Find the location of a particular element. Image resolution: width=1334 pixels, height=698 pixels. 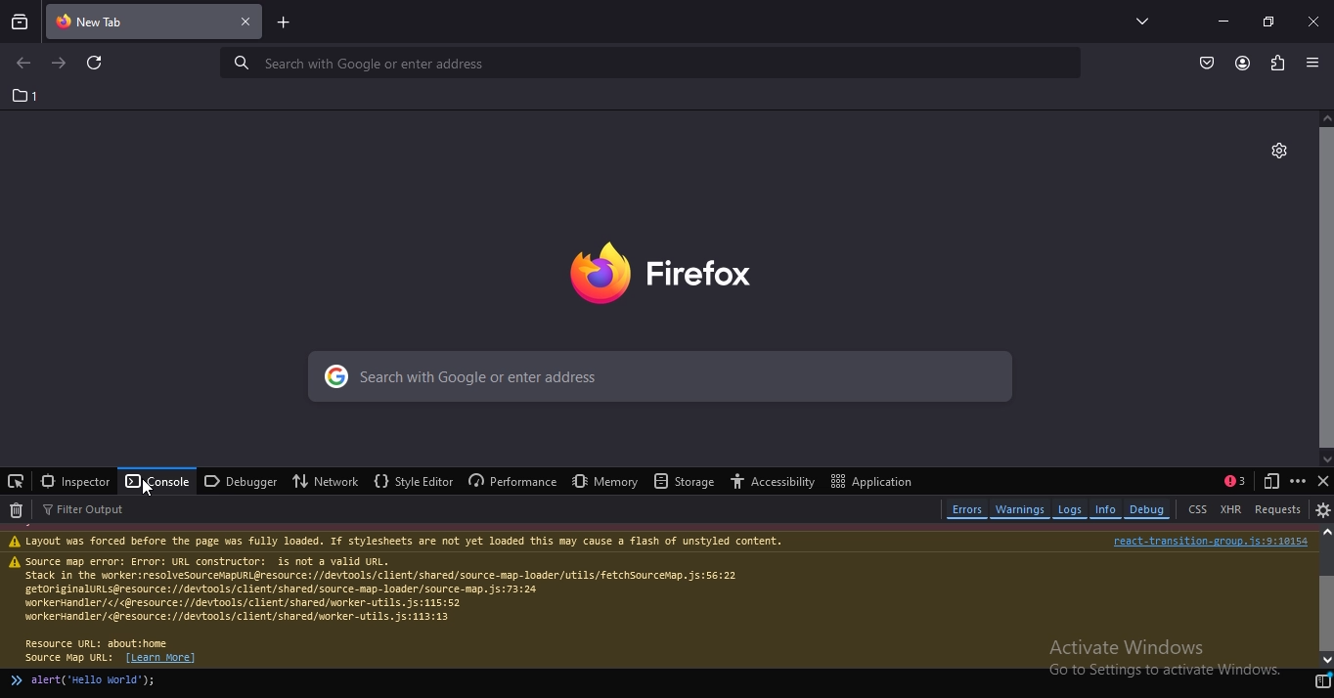

warnings is located at coordinates (1020, 511).